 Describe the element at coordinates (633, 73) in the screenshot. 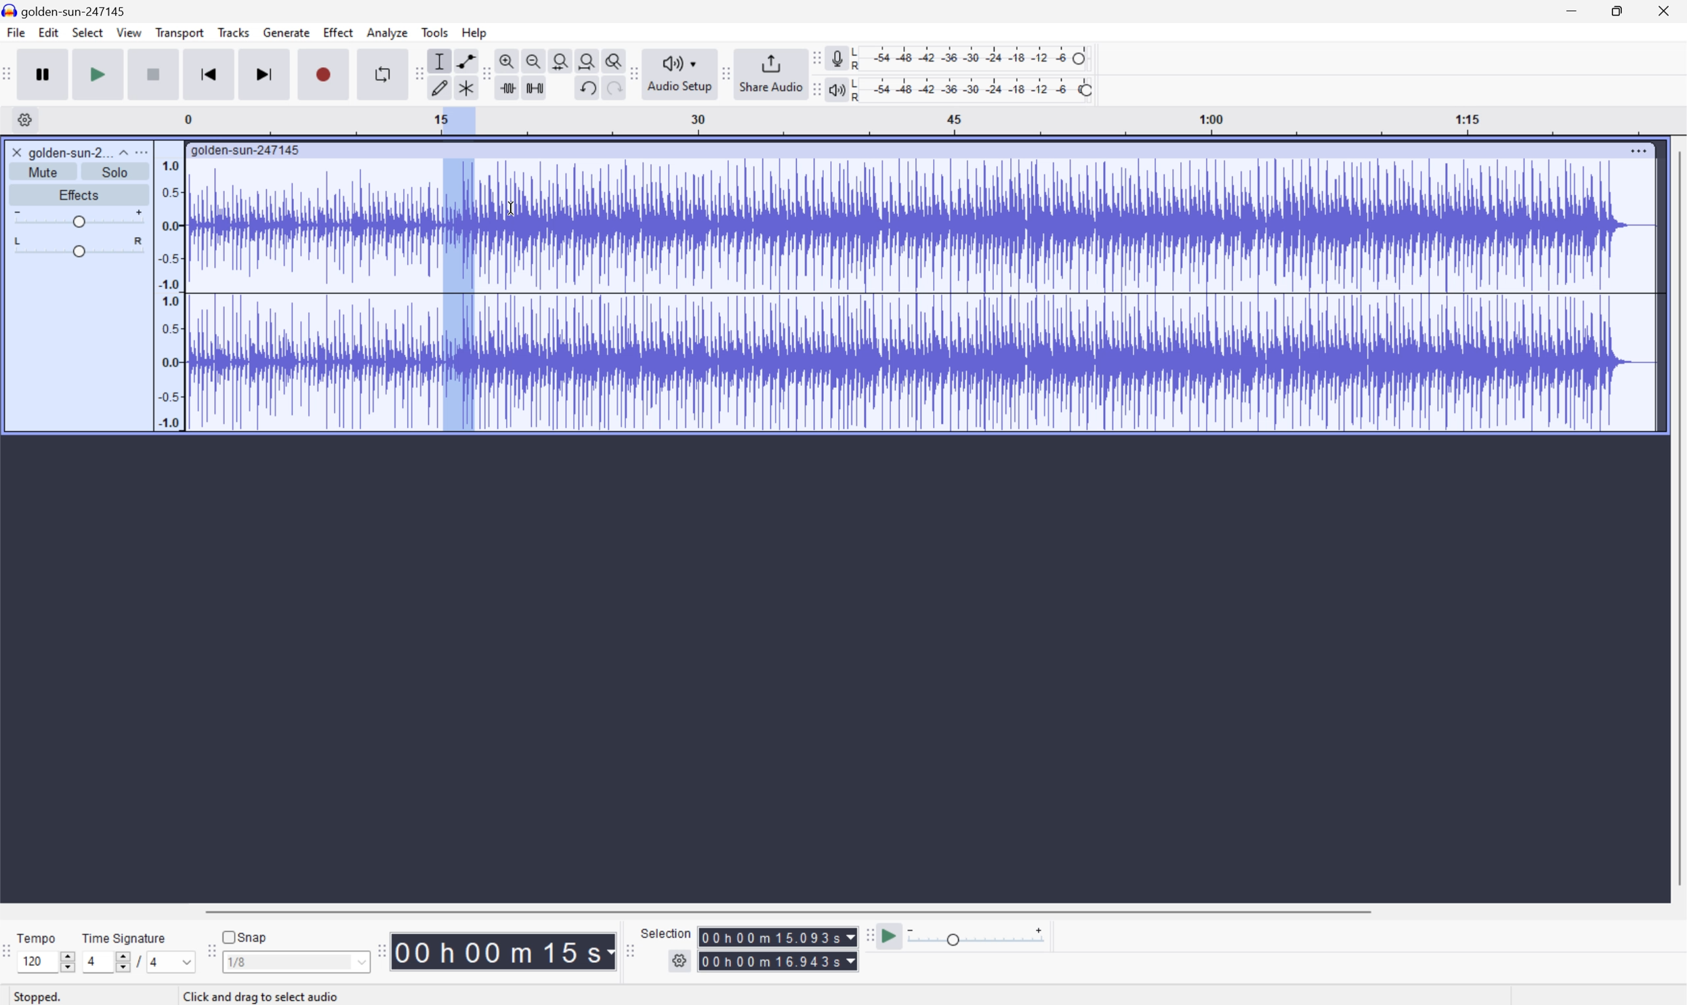

I see `Audacity audio setup toolbar` at that location.